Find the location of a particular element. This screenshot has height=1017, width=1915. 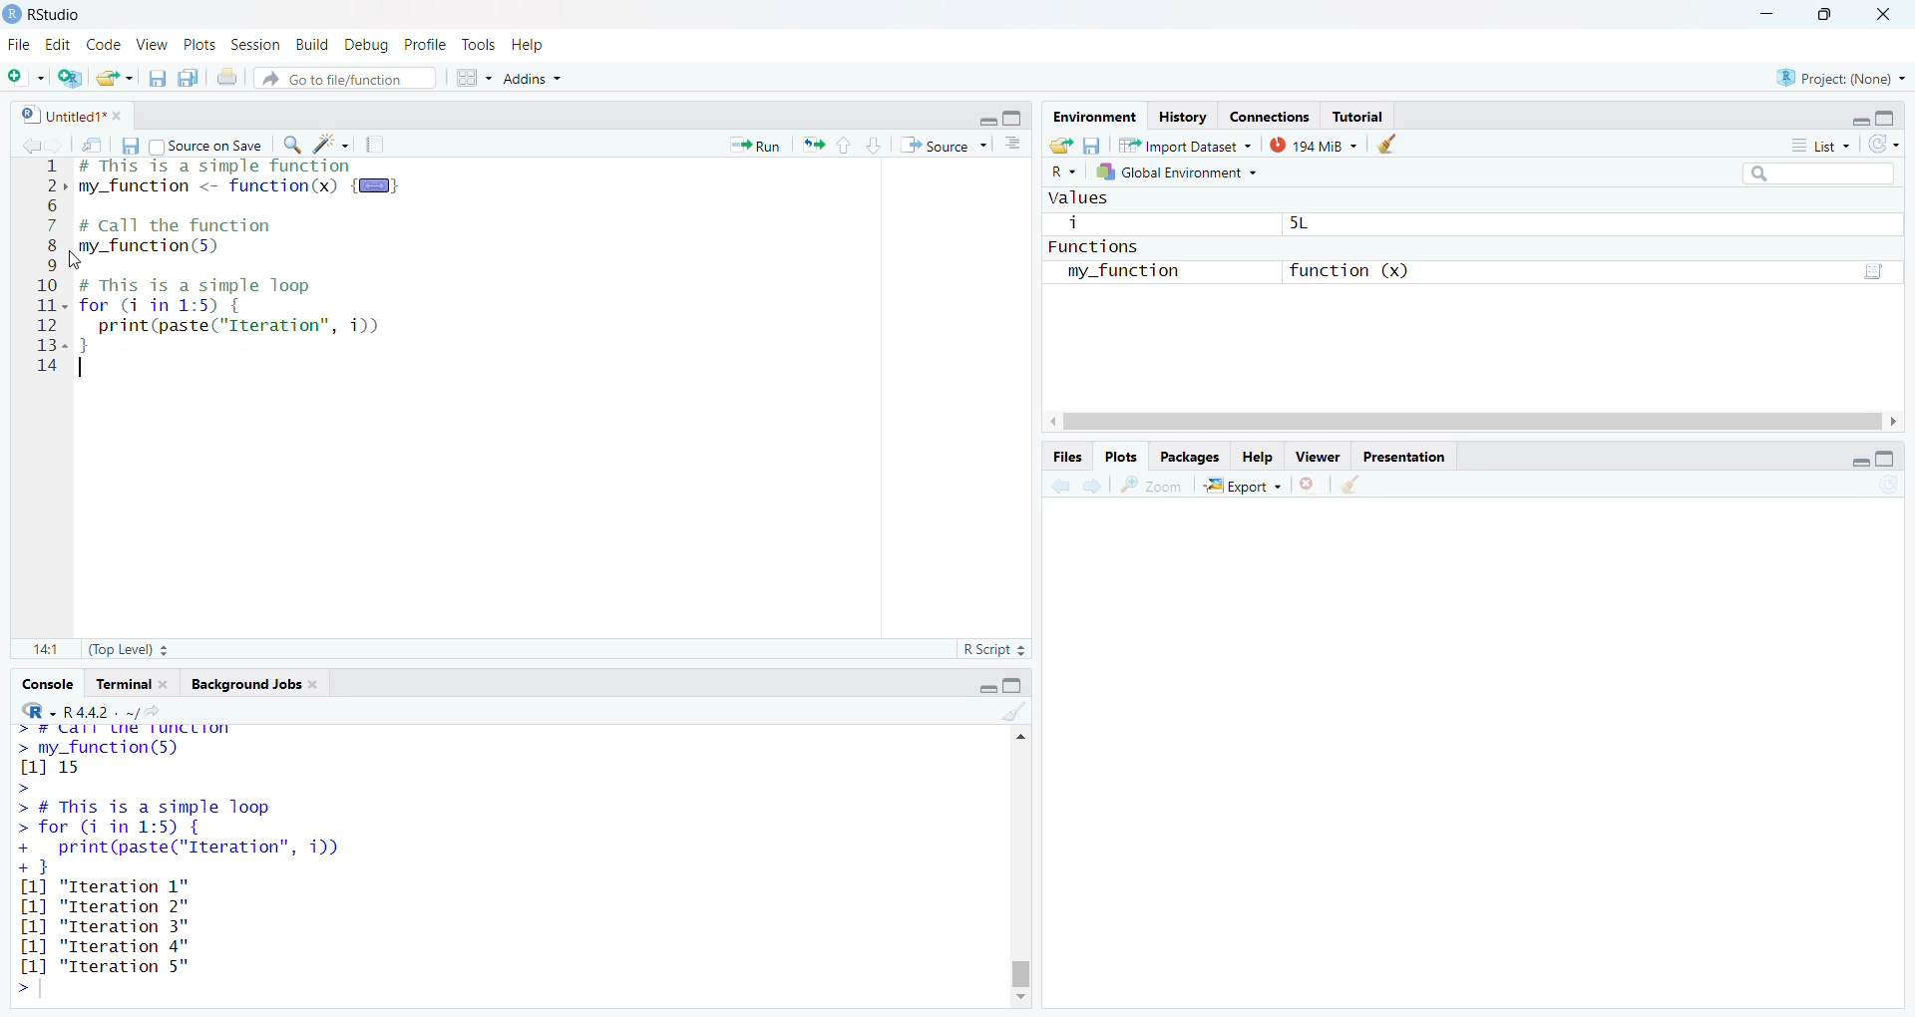

(Top Level) is located at coordinates (126, 652).